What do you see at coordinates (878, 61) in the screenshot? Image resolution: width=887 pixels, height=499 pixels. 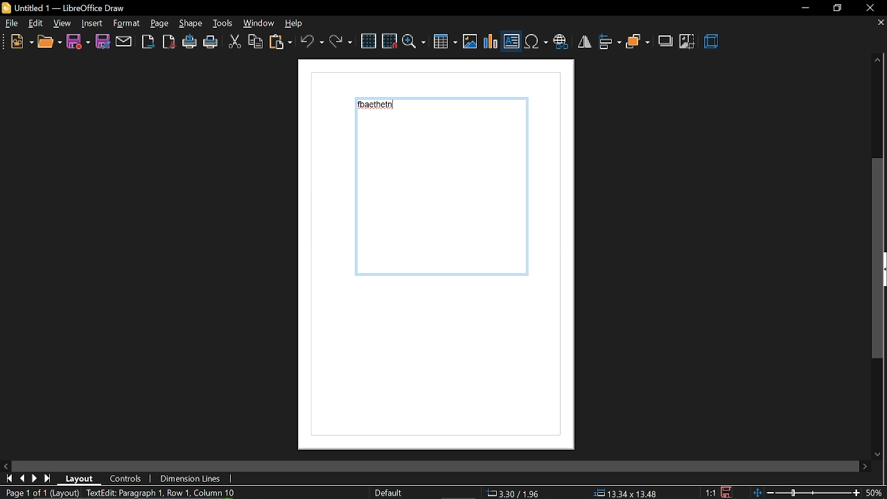 I see `move up` at bounding box center [878, 61].